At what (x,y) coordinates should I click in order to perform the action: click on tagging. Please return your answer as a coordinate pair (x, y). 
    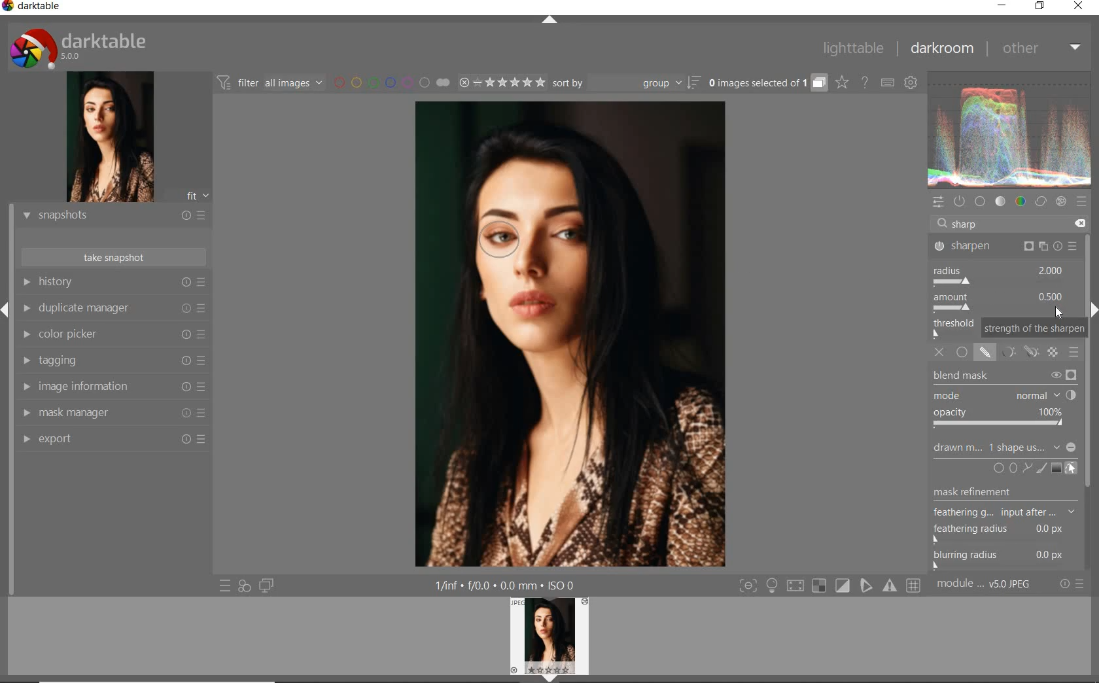
    Looking at the image, I should click on (113, 360).